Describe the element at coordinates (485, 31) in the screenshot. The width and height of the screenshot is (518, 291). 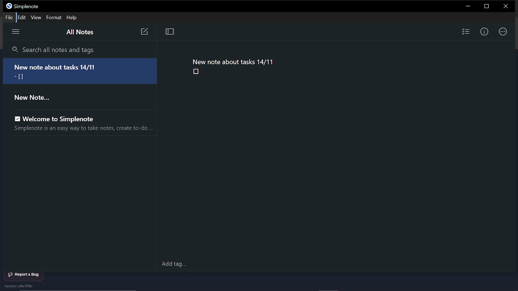
I see `Info` at that location.